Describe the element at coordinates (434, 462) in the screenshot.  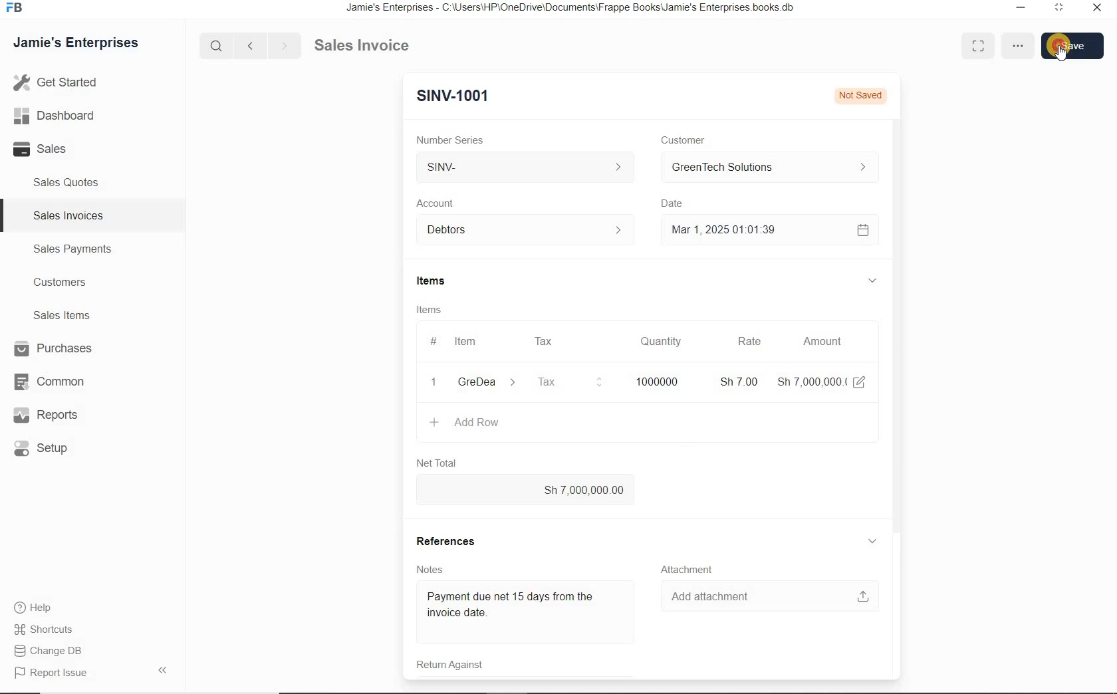
I see `Net Total` at that location.